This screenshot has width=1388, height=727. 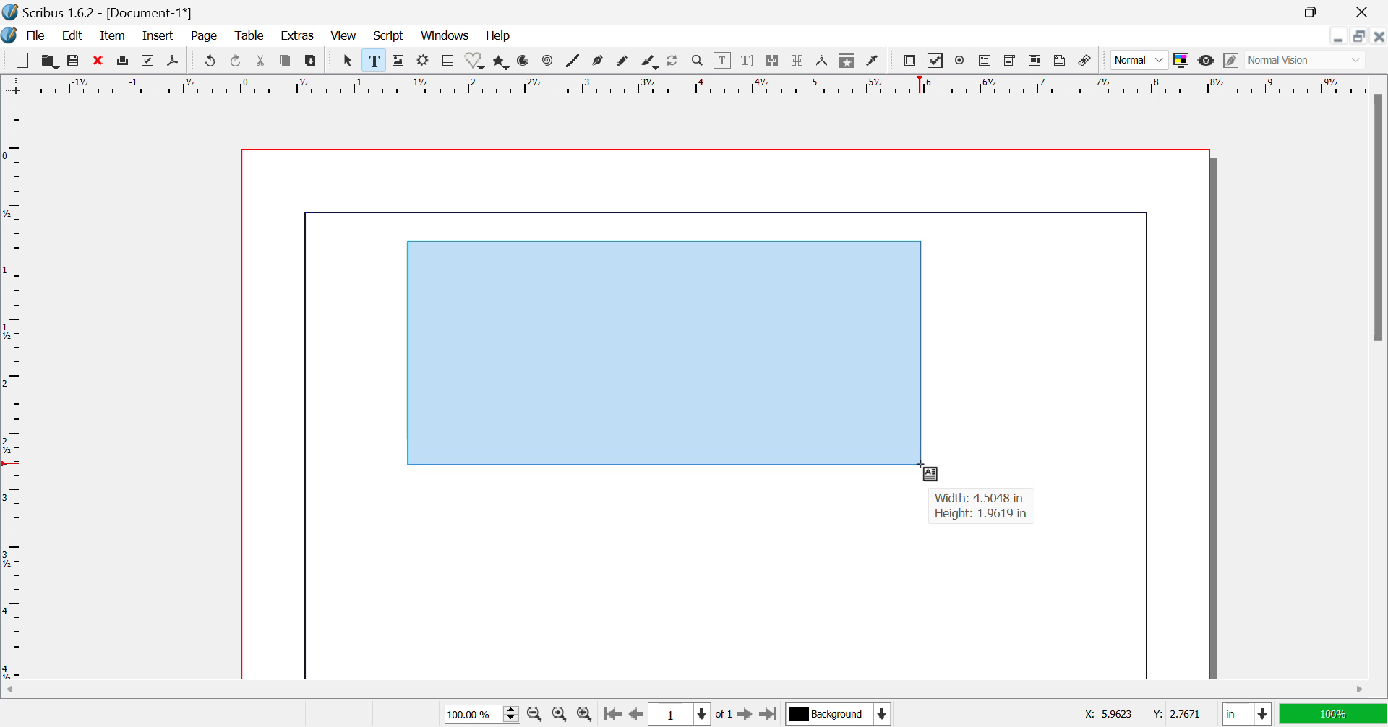 I want to click on Open, so click(x=49, y=61).